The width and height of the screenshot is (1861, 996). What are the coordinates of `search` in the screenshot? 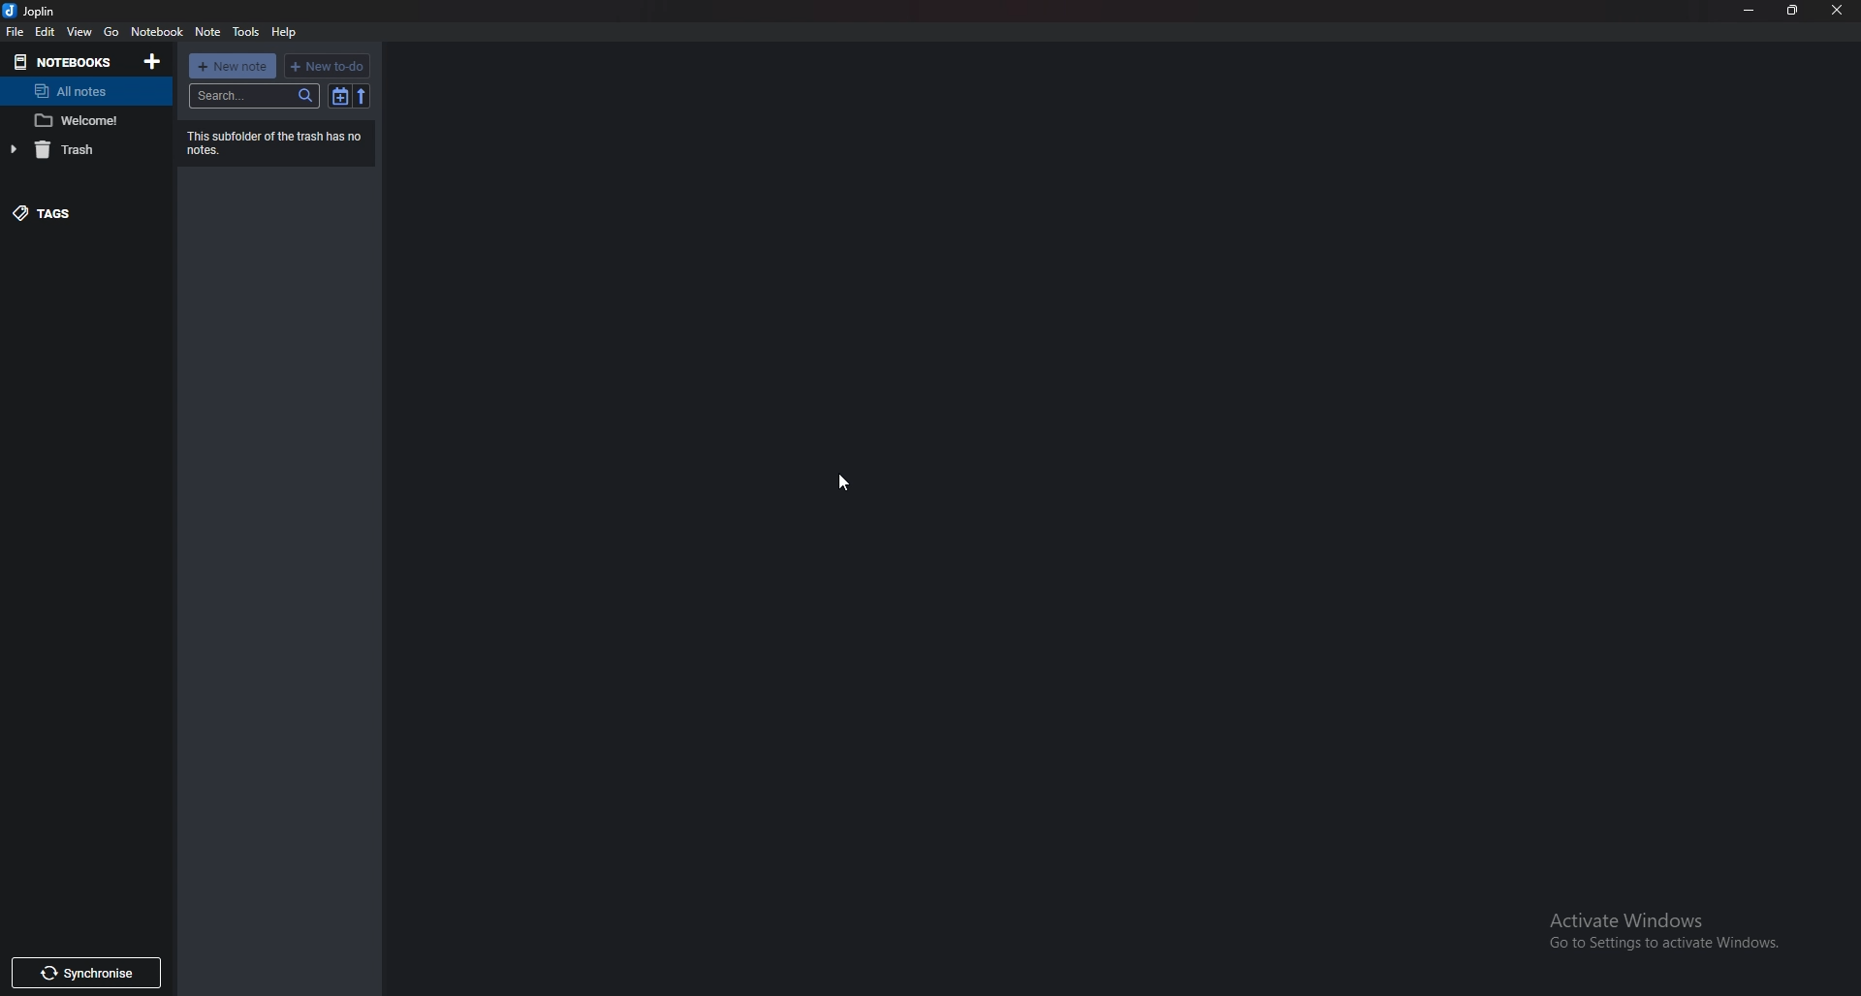 It's located at (256, 96).